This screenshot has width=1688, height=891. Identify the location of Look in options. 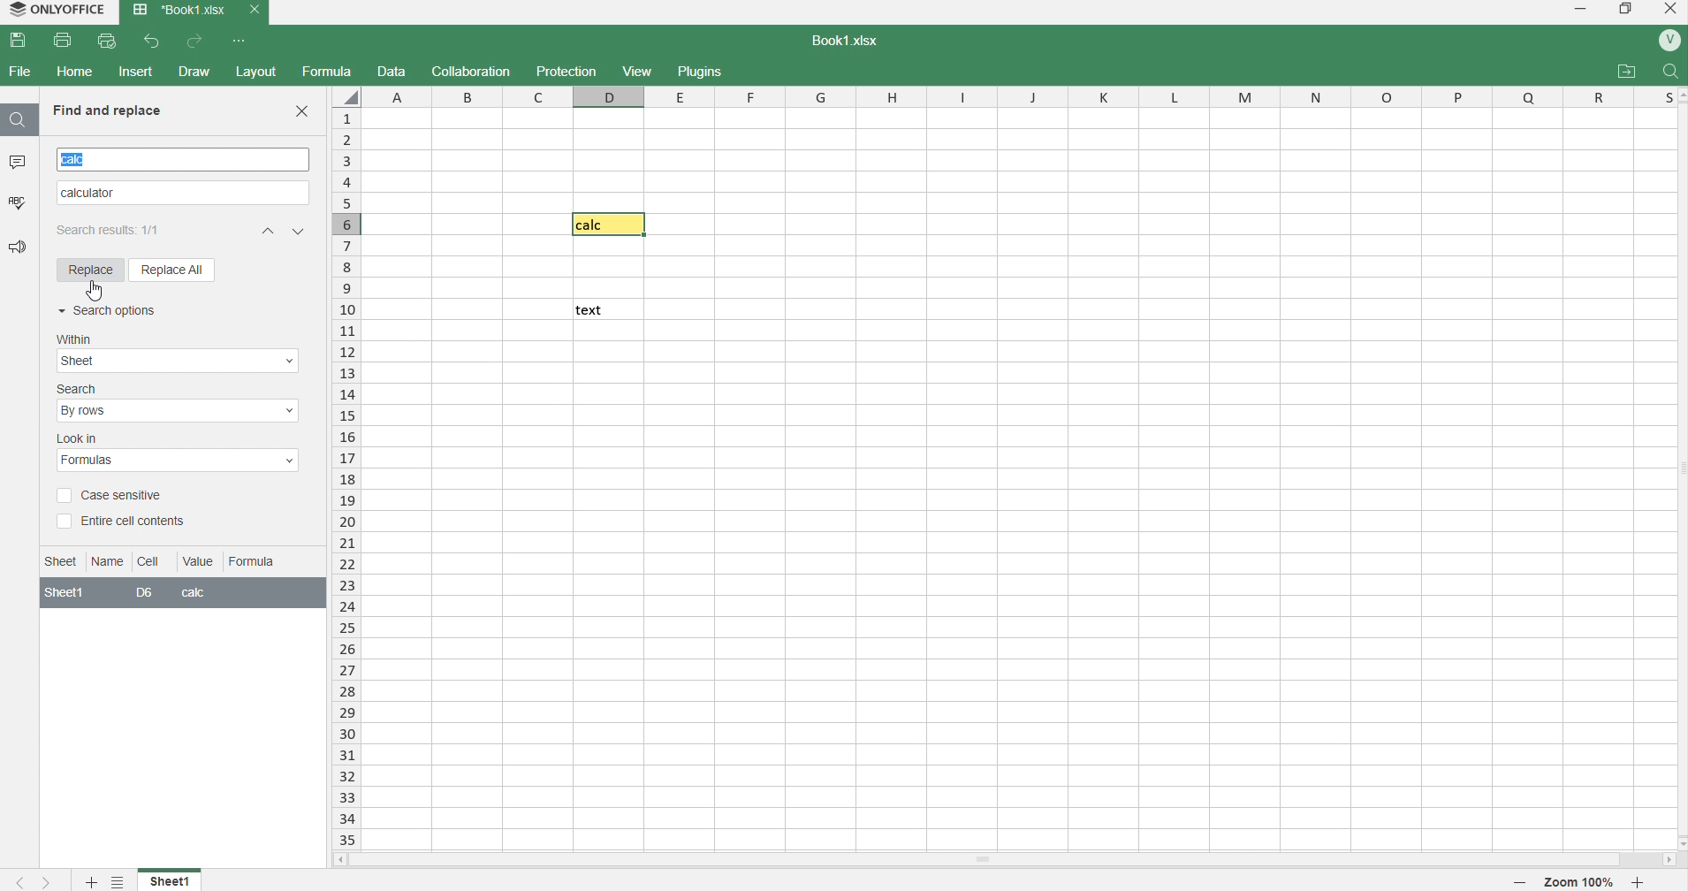
(178, 461).